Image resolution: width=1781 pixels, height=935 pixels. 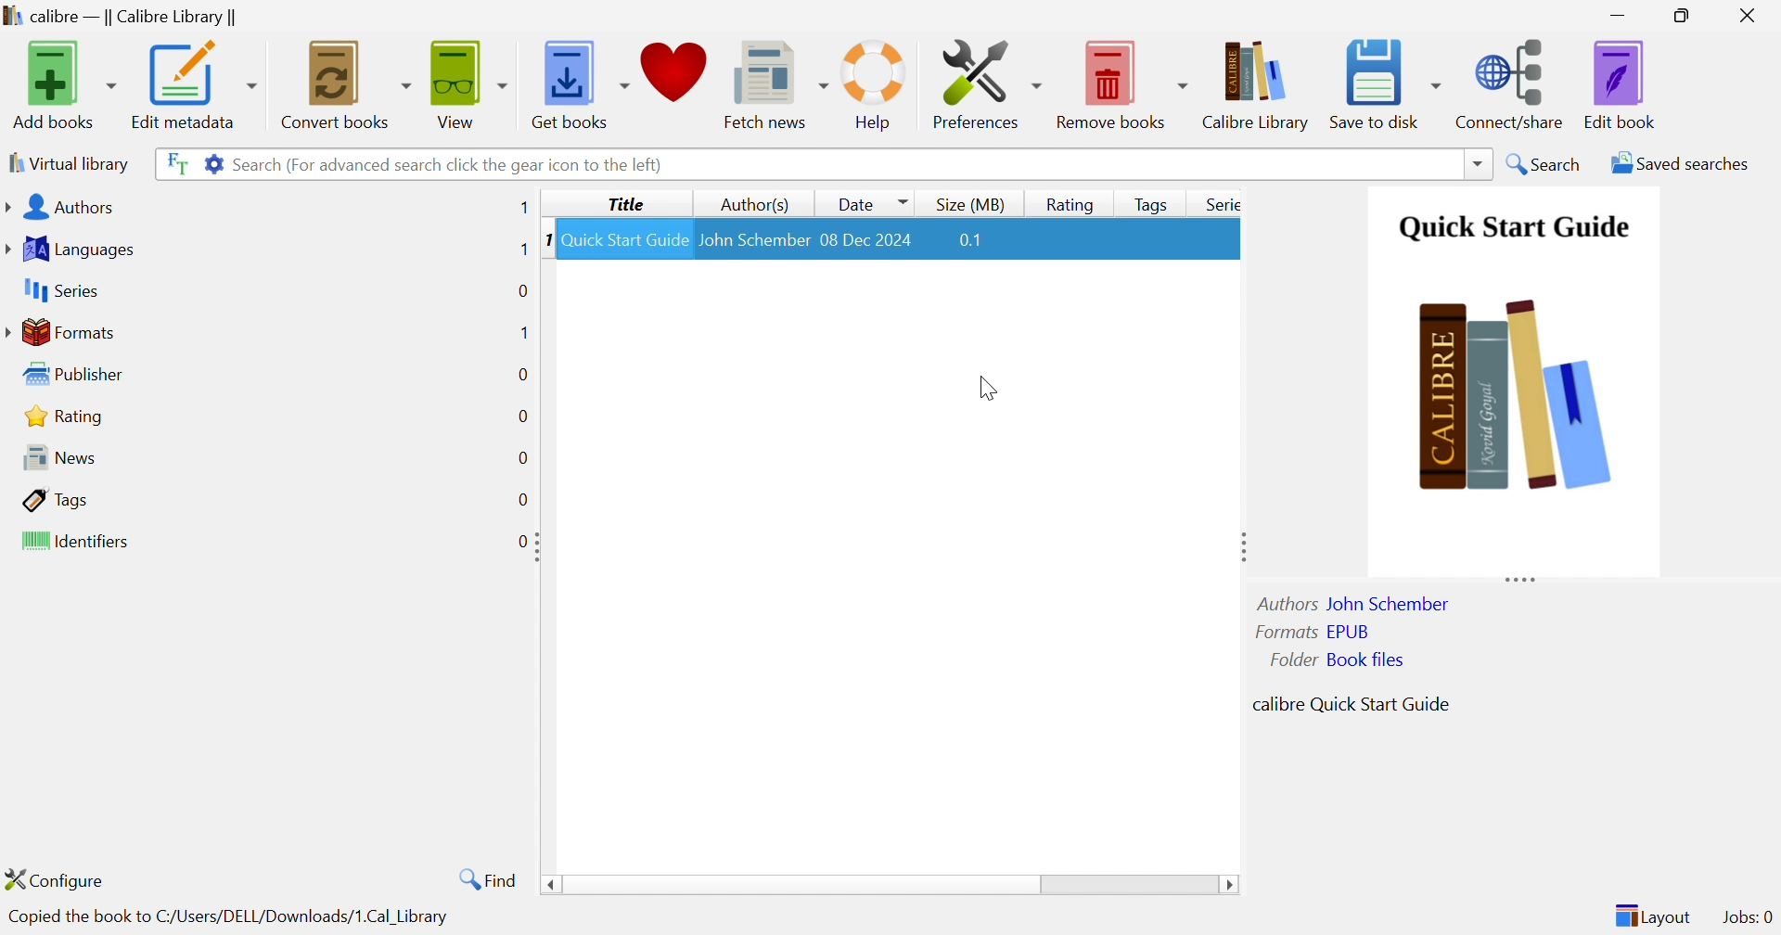 What do you see at coordinates (59, 206) in the screenshot?
I see `Authors` at bounding box center [59, 206].